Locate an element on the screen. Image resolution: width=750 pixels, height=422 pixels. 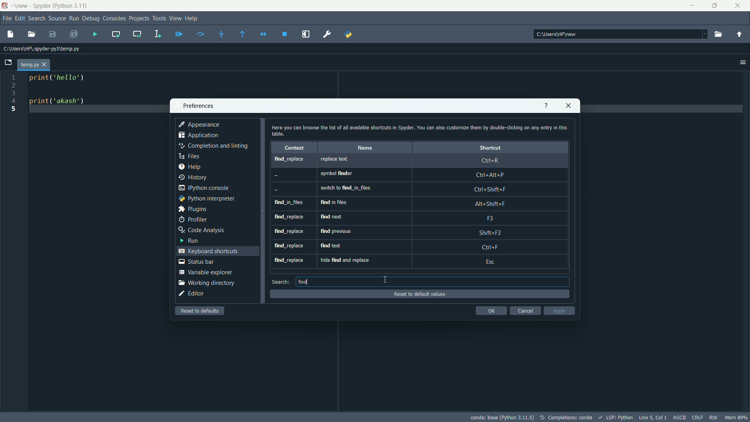
 search:  is located at coordinates (281, 282).